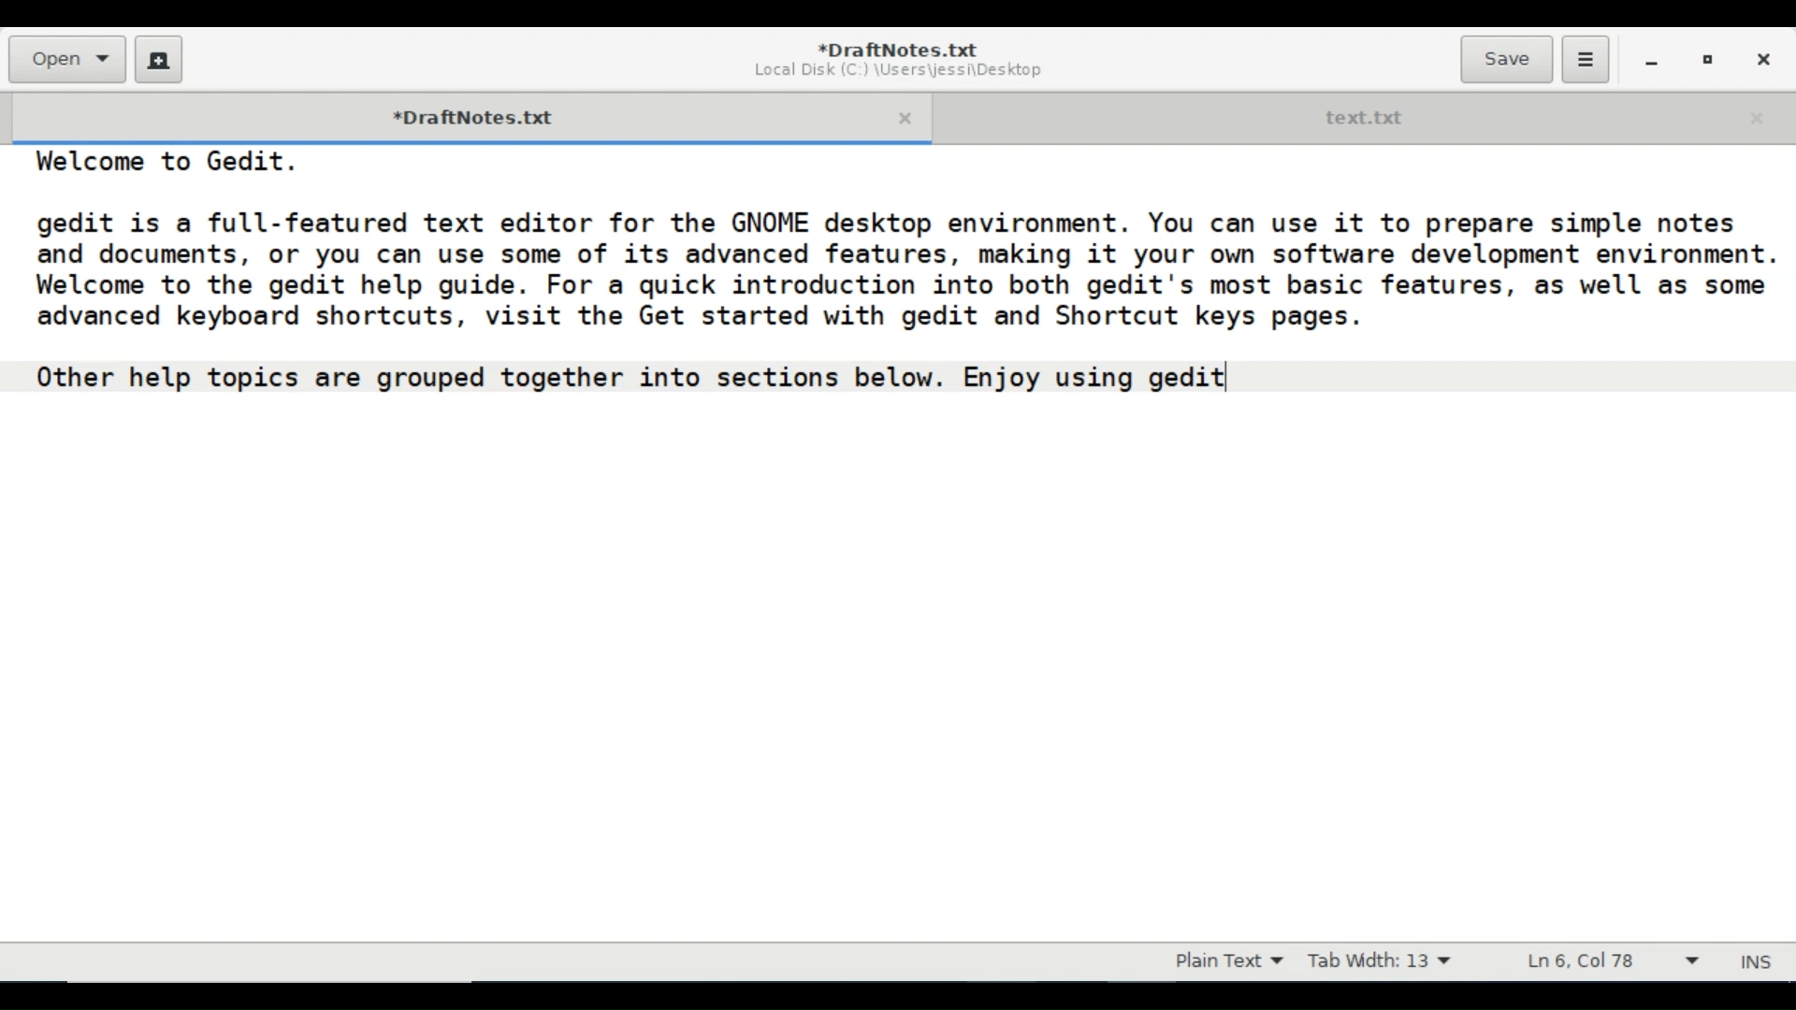  I want to click on Line & Column, so click(1612, 962).